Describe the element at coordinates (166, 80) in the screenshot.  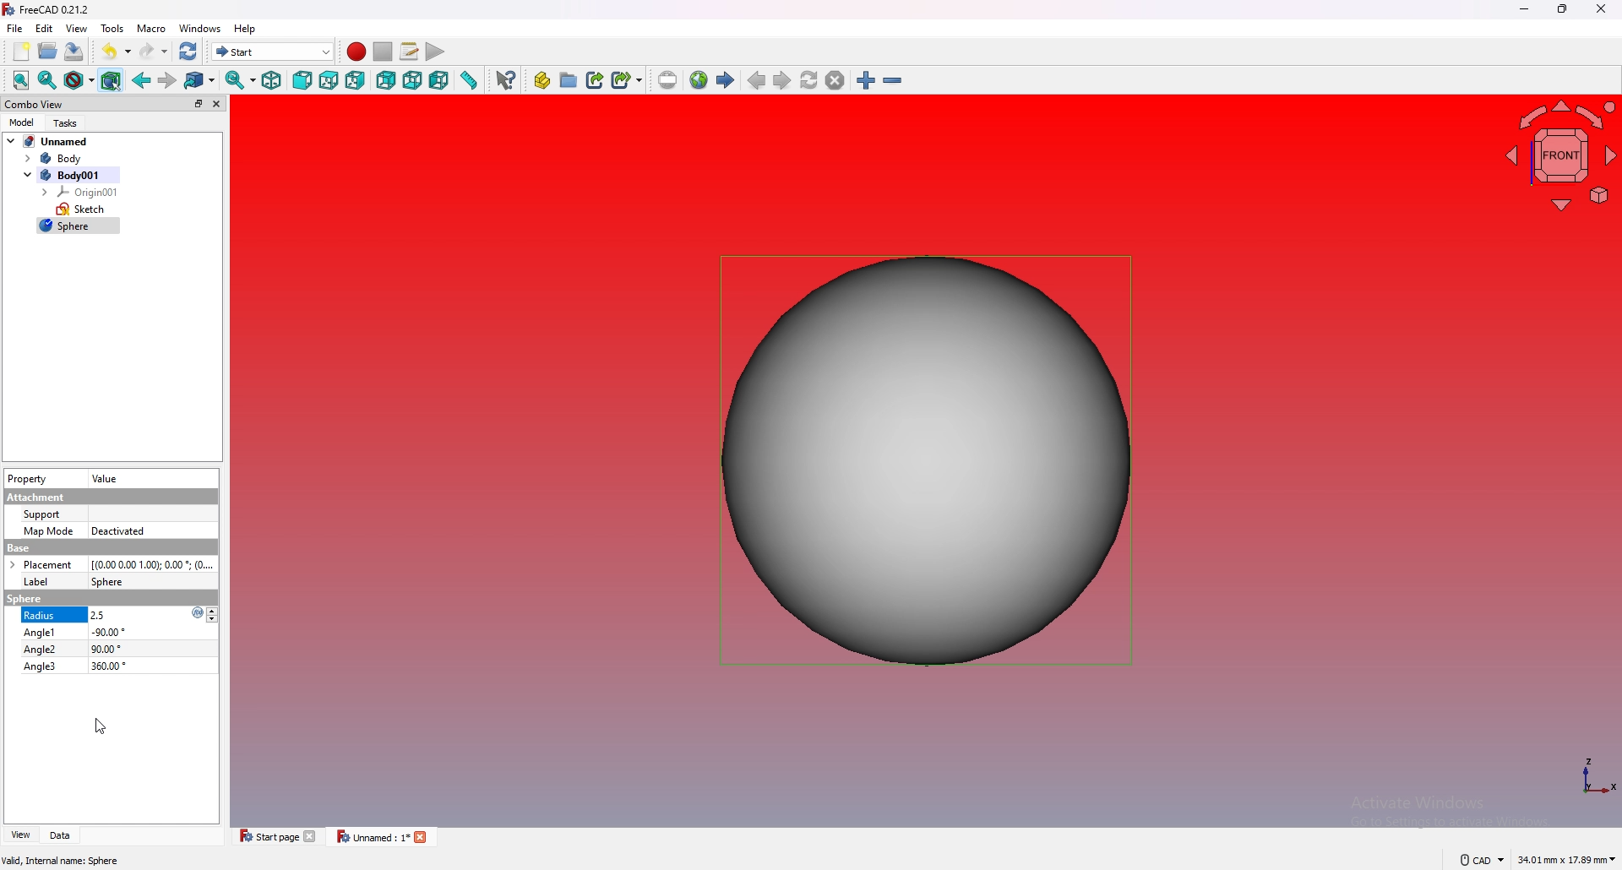
I see `forward` at that location.